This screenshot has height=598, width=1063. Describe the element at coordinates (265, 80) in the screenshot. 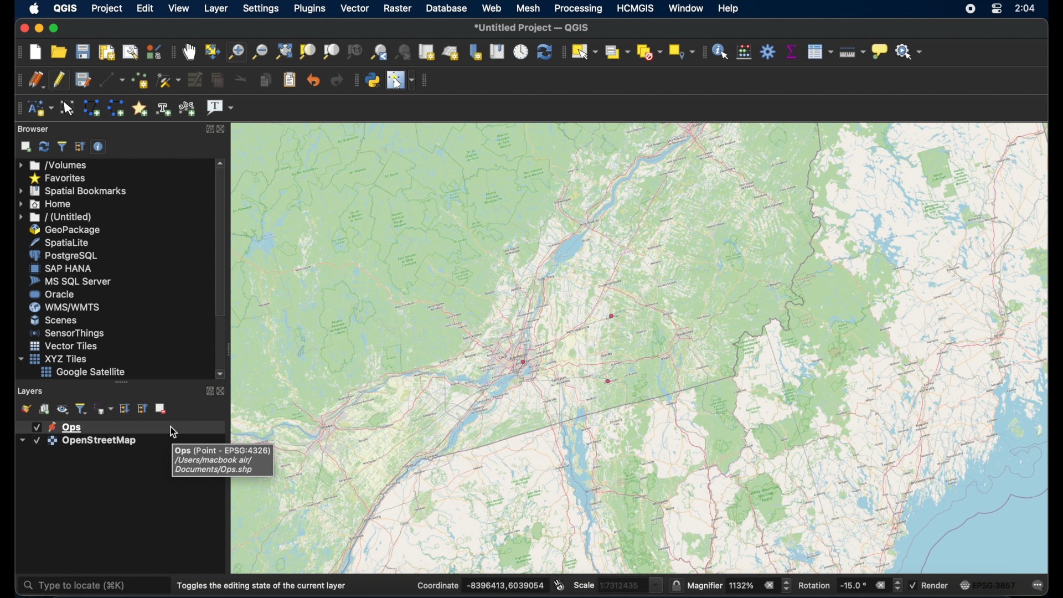

I see `copy features` at that location.